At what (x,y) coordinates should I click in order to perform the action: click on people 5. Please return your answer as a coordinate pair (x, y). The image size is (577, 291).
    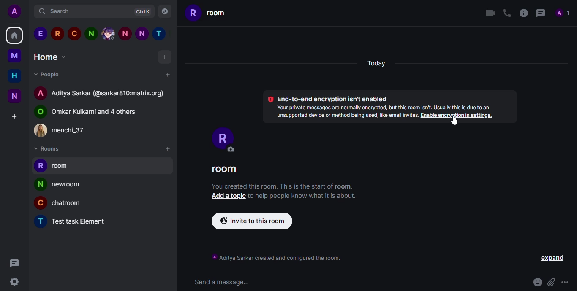
    Looking at the image, I should click on (108, 33).